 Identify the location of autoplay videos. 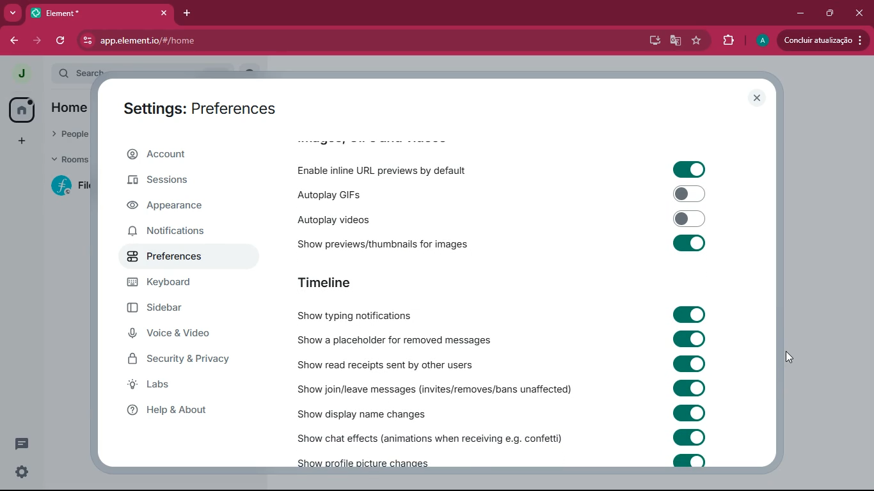
(356, 220).